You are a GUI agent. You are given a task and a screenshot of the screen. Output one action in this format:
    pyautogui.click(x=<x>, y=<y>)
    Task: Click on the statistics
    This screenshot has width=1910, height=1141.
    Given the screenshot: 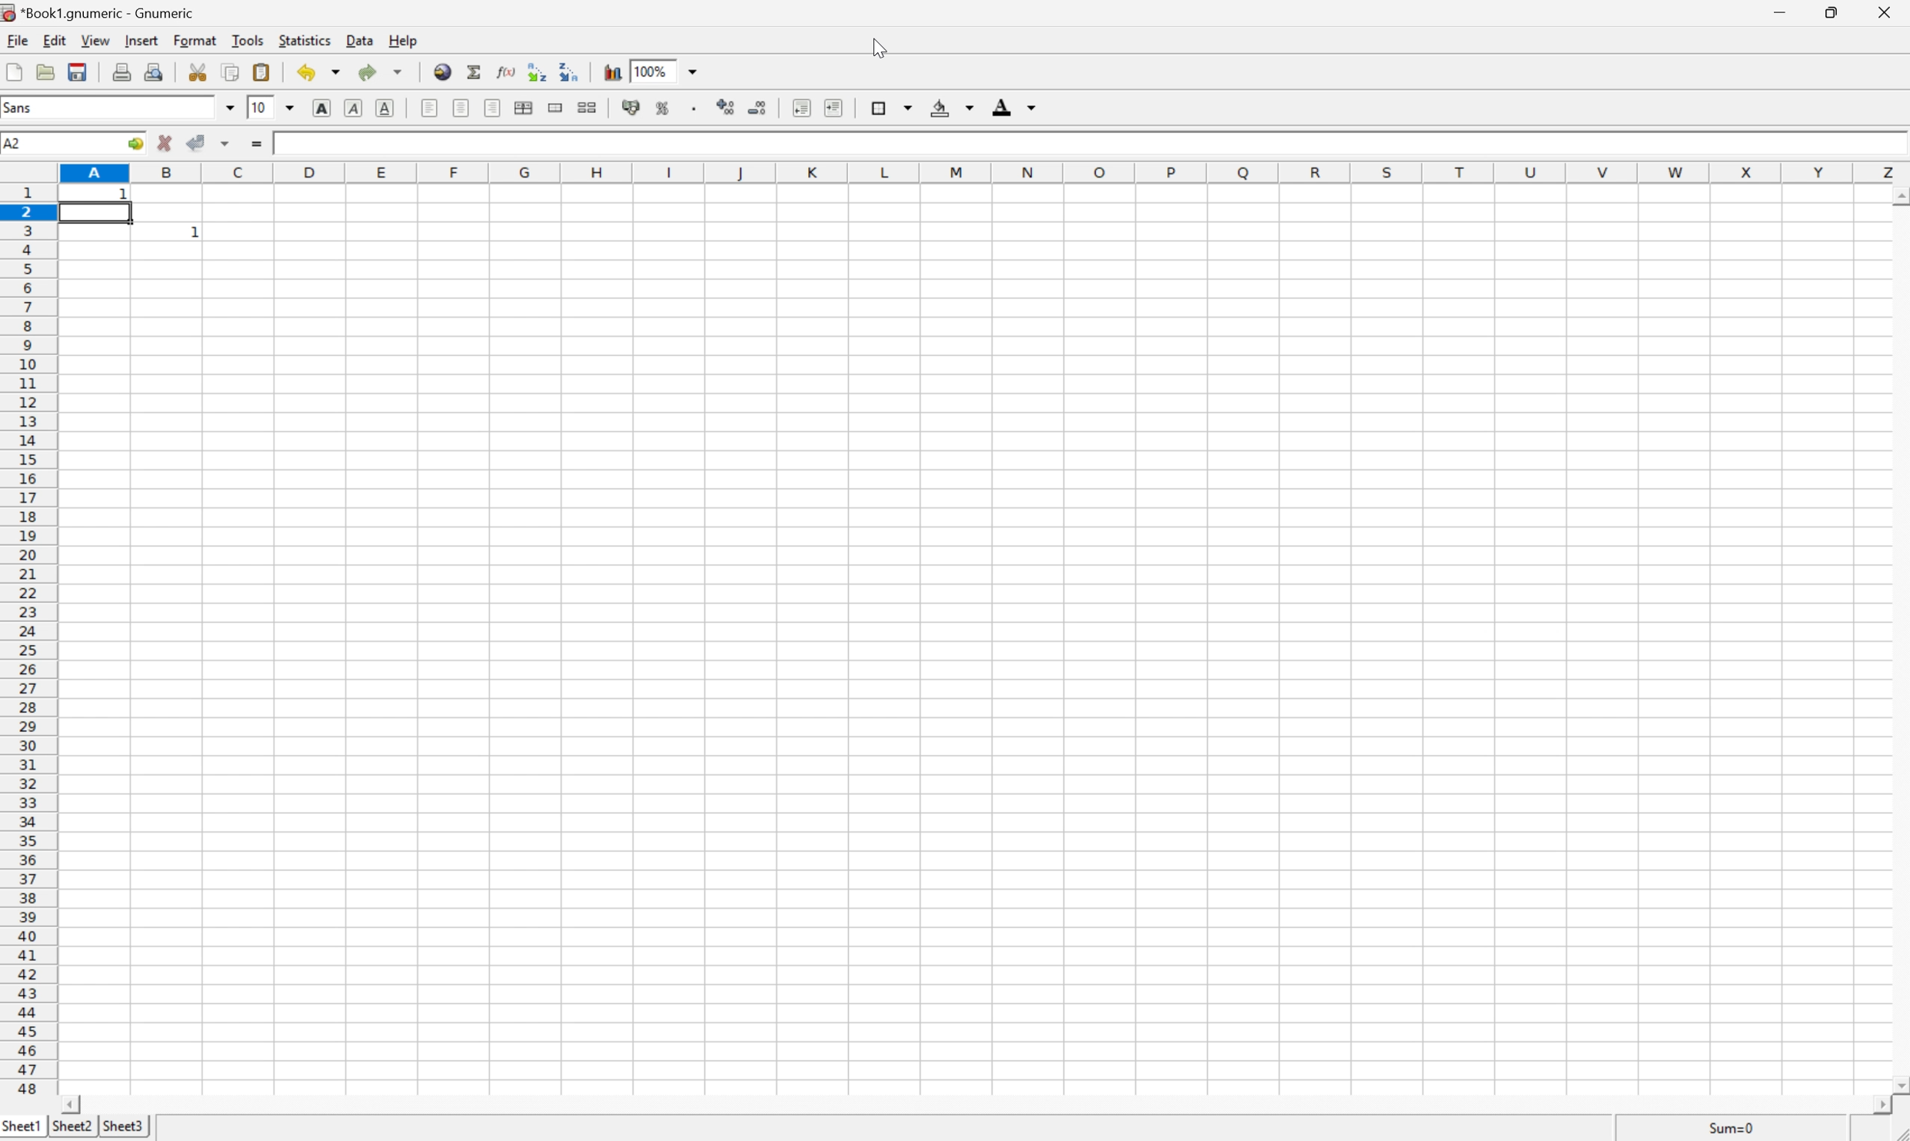 What is the action you would take?
    pyautogui.click(x=304, y=39)
    